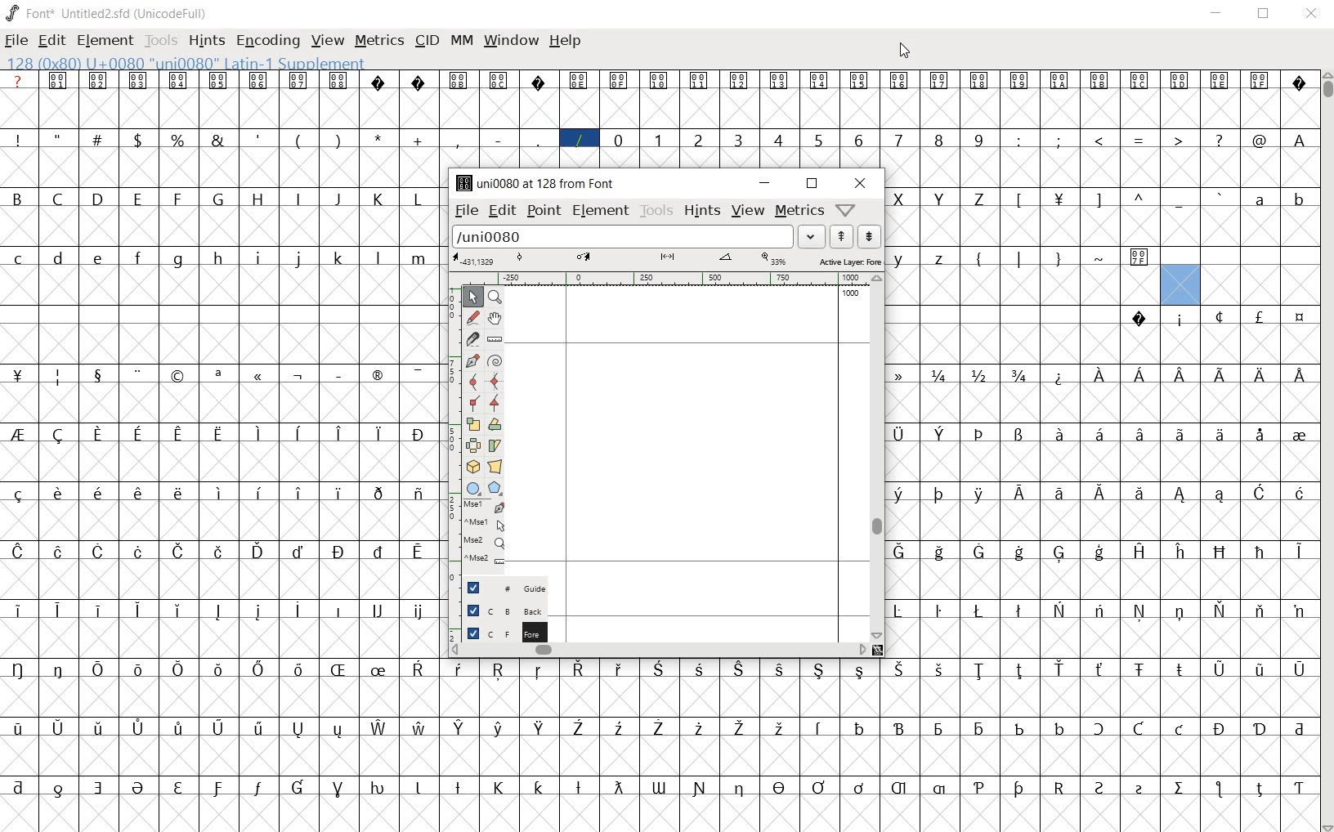 Image resolution: width=1334 pixels, height=832 pixels. Describe the element at coordinates (499, 210) in the screenshot. I see `edit` at that location.